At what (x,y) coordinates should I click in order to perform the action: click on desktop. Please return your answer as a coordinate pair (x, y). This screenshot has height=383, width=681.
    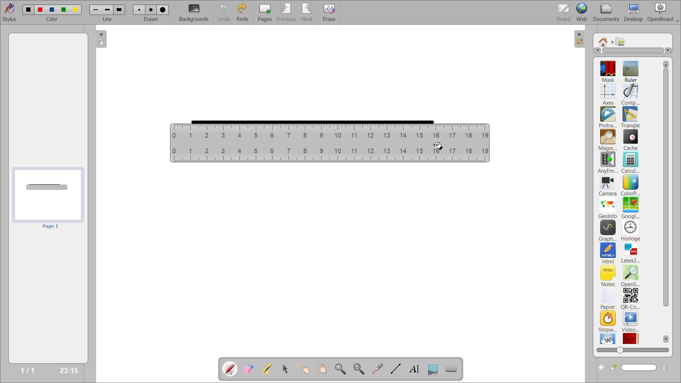
    Looking at the image, I should click on (634, 12).